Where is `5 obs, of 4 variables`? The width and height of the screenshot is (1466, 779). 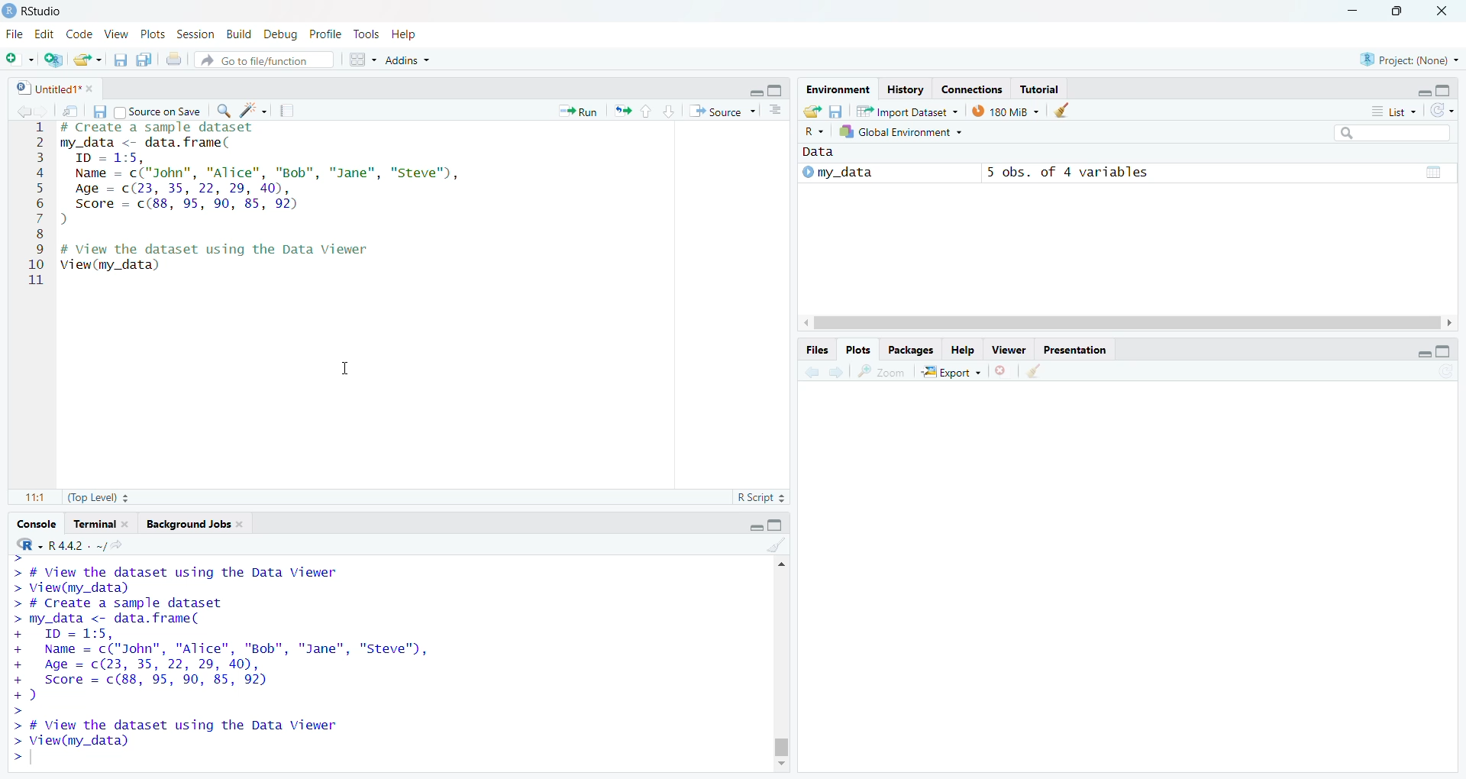 5 obs, of 4 variables is located at coordinates (1069, 171).